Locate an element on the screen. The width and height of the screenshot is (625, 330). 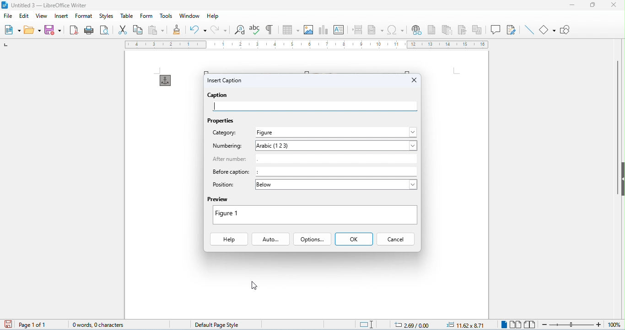
ok is located at coordinates (354, 239).